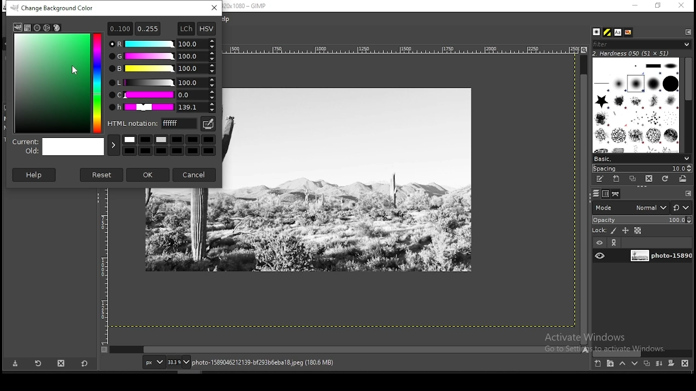  I want to click on lock alpha channel, so click(638, 230).